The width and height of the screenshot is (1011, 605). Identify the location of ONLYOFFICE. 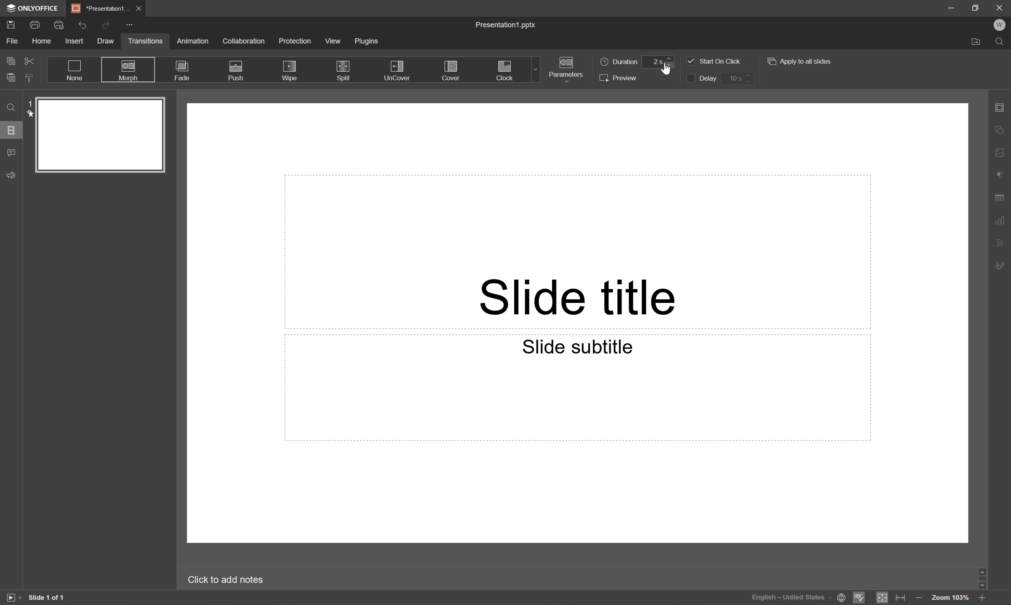
(34, 8).